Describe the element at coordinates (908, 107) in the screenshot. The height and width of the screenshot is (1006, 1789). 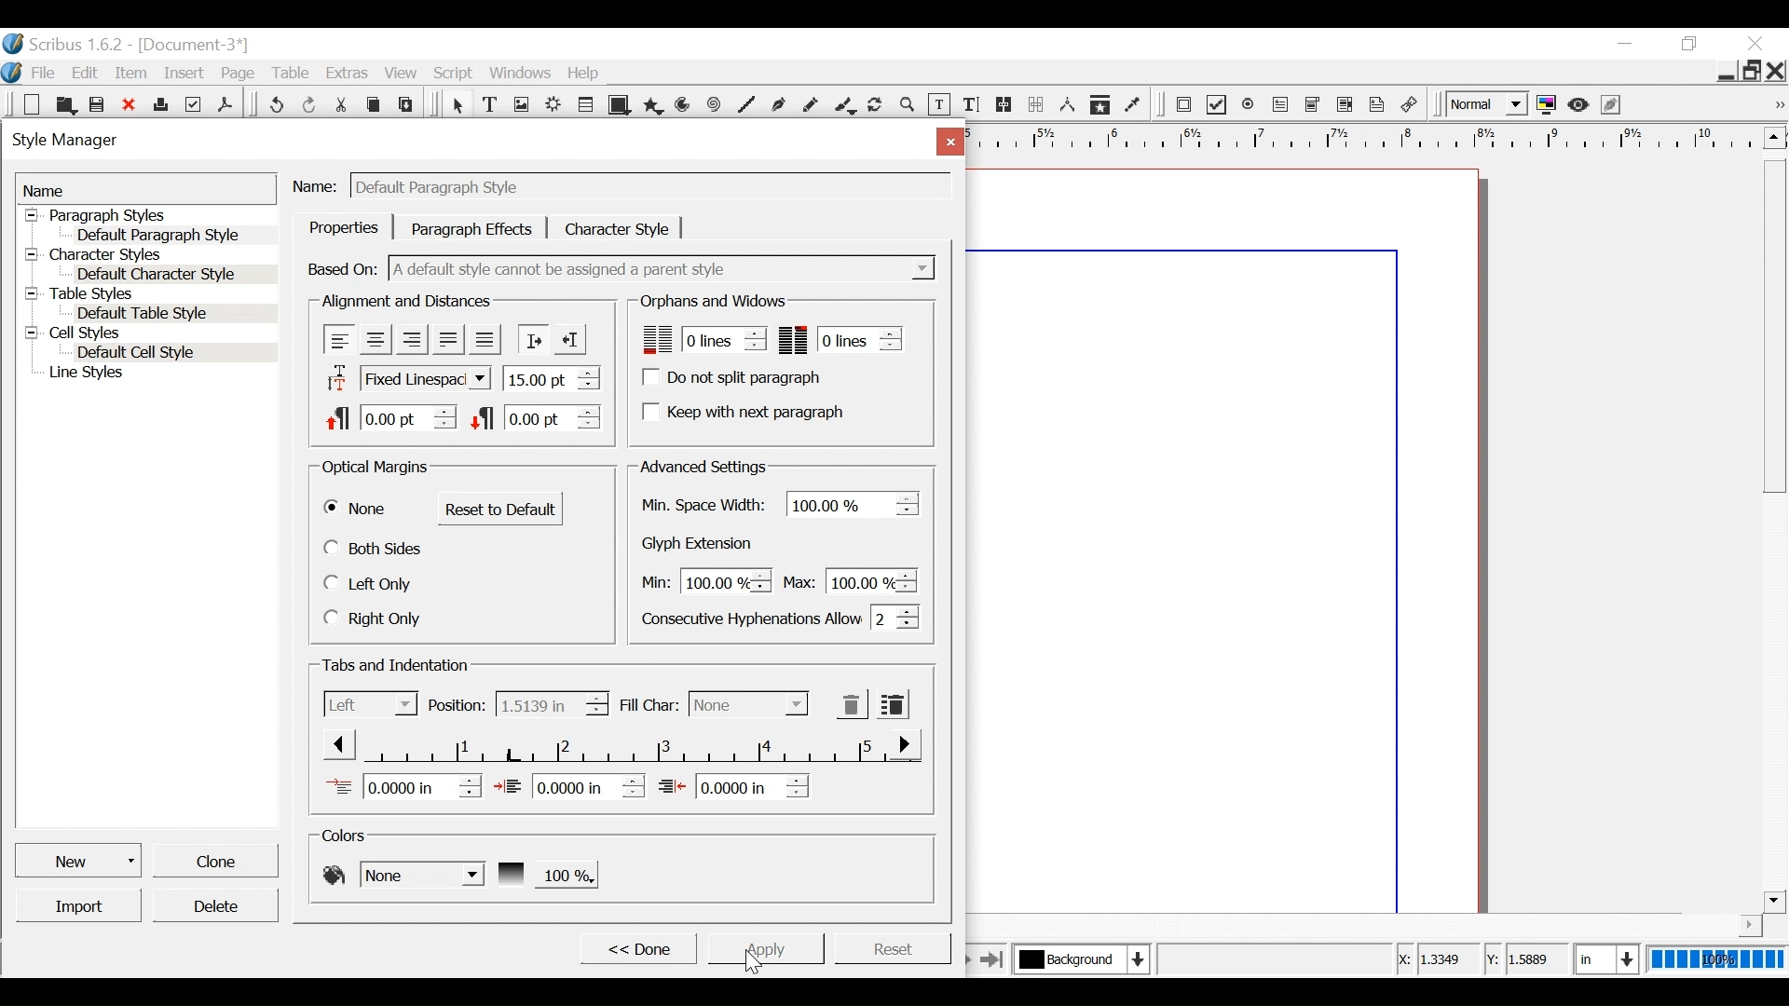
I see `Zoom` at that location.